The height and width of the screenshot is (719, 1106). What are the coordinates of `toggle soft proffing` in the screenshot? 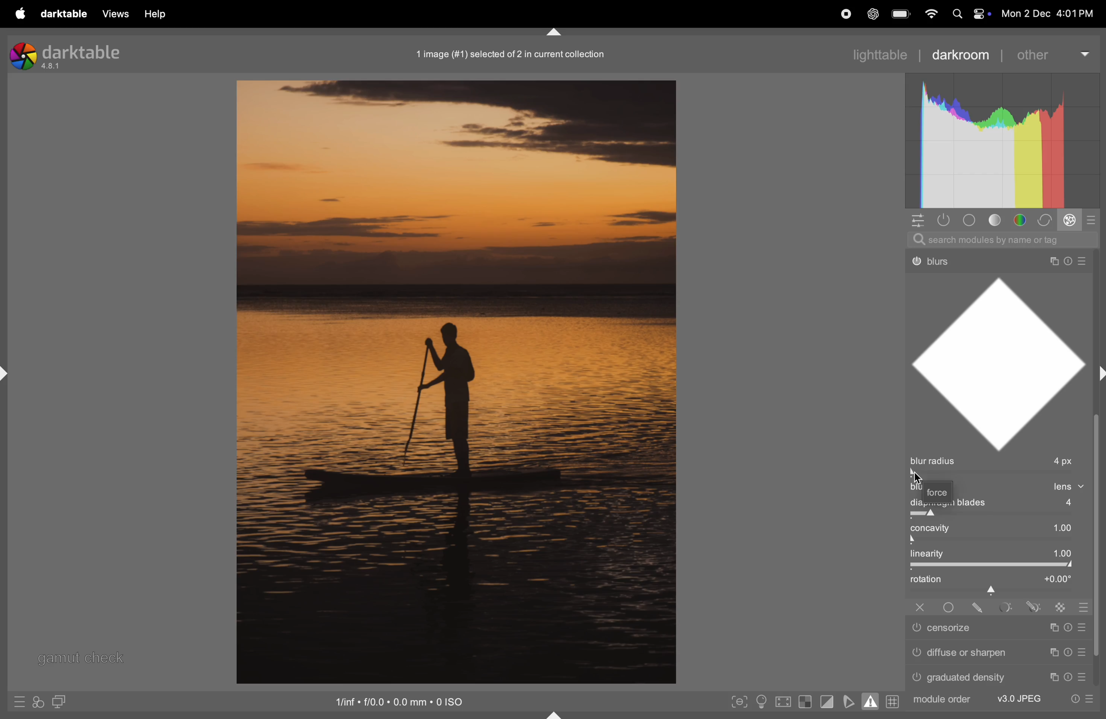 It's located at (848, 701).